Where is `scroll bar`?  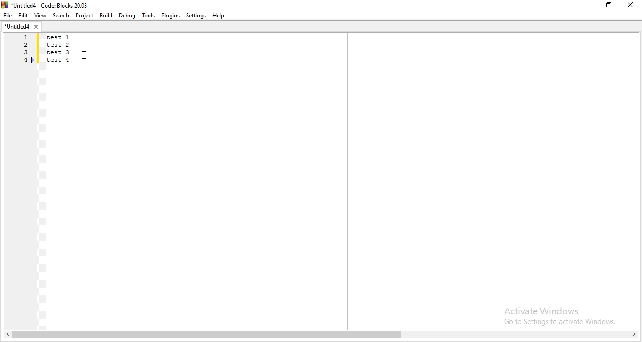 scroll bar is located at coordinates (321, 335).